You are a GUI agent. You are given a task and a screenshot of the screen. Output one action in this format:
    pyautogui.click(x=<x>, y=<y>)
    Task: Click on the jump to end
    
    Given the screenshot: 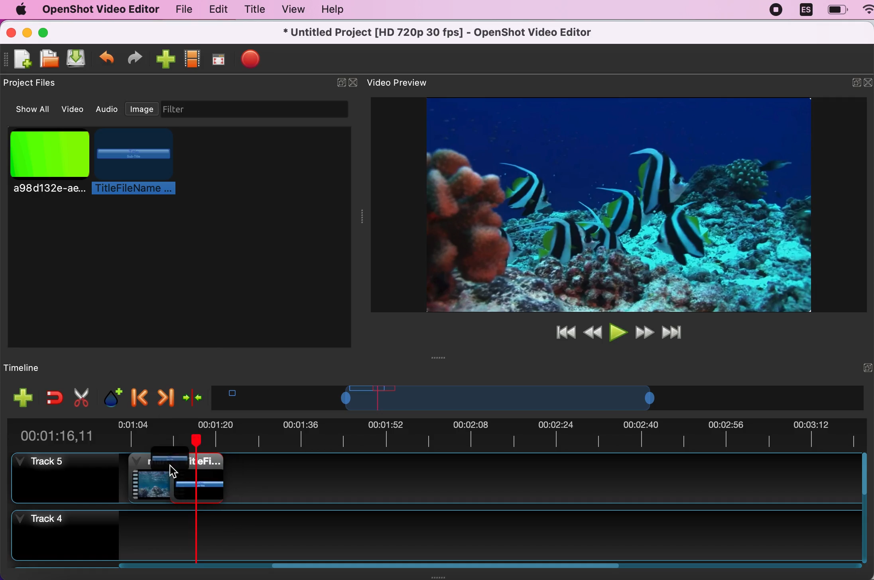 What is the action you would take?
    pyautogui.click(x=677, y=333)
    